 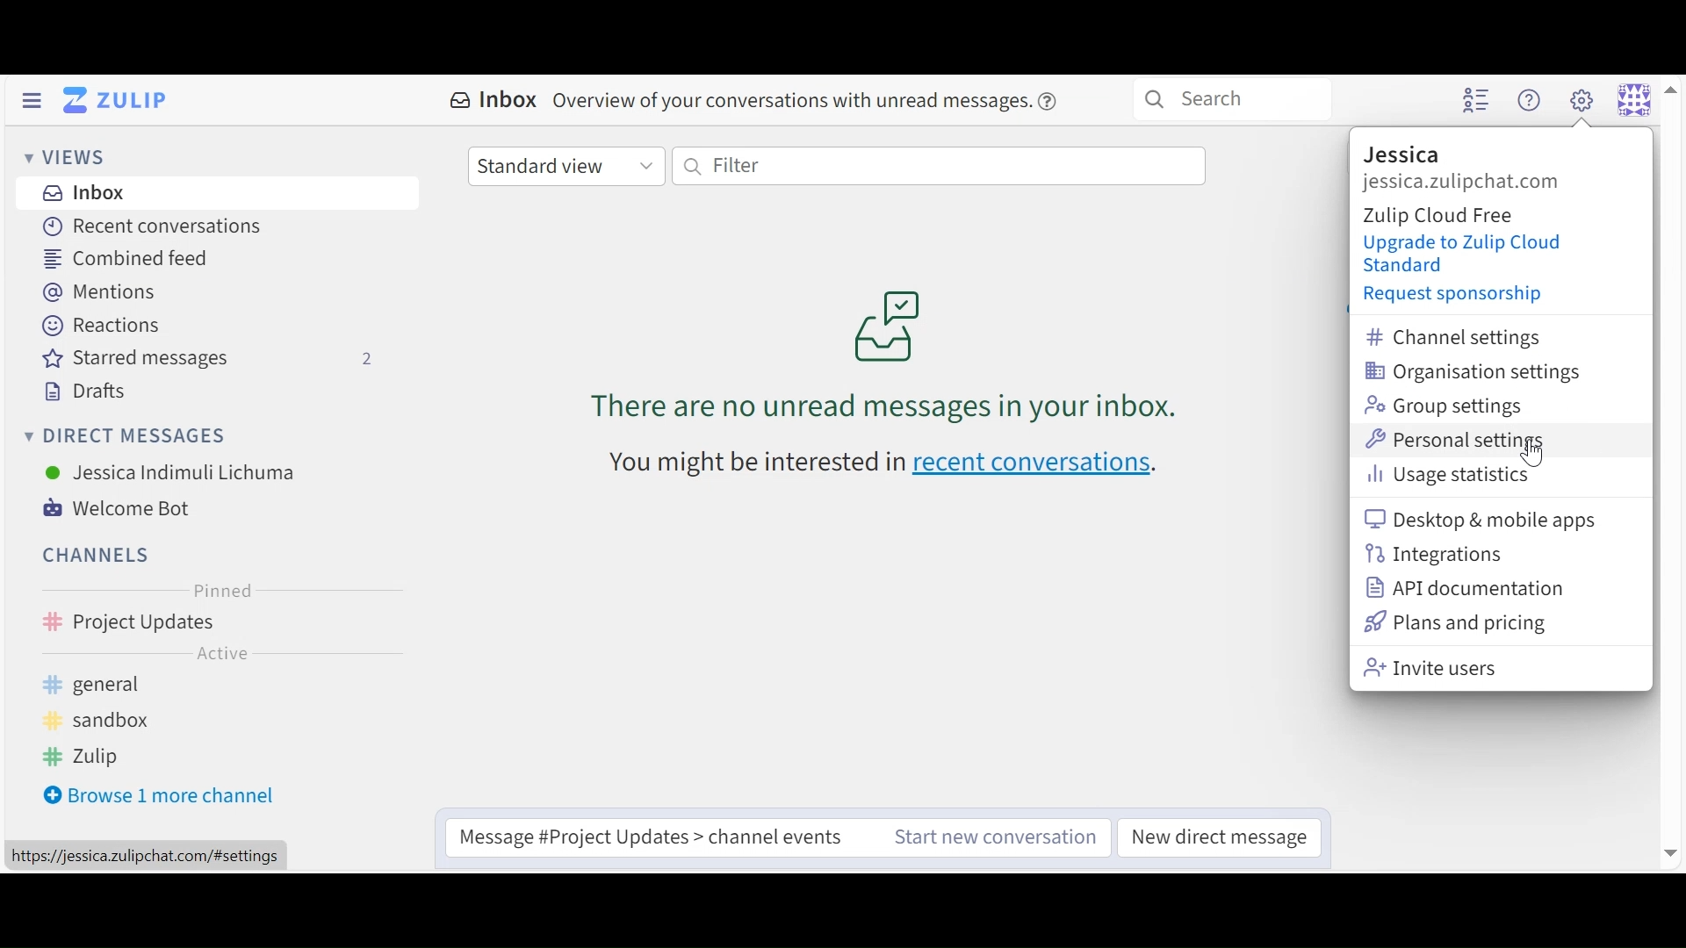 I want to click on New direct messages, so click(x=1221, y=837).